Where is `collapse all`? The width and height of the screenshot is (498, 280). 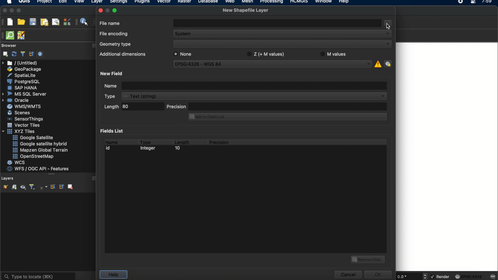
collapse all is located at coordinates (31, 54).